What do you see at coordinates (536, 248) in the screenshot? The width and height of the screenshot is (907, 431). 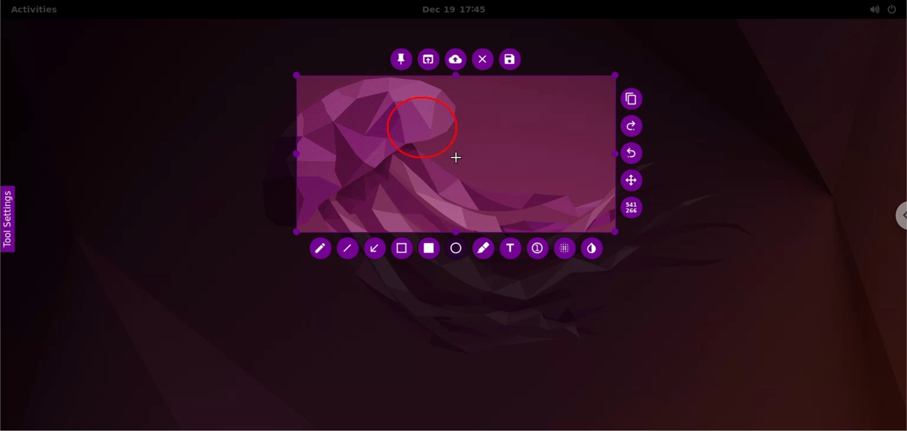 I see `auto increment ` at bounding box center [536, 248].